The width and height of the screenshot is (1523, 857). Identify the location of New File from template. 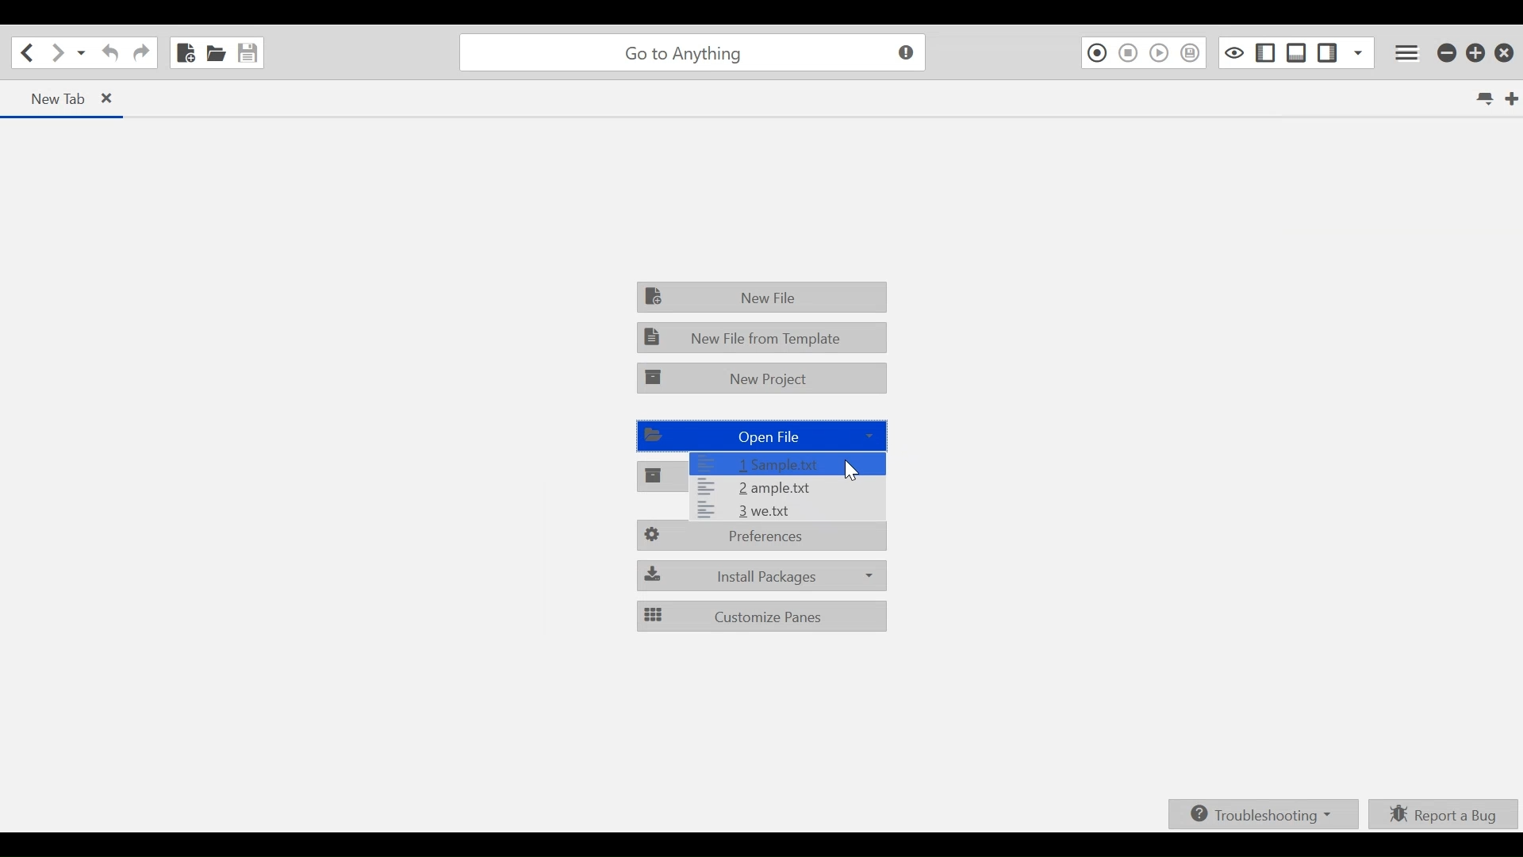
(763, 335).